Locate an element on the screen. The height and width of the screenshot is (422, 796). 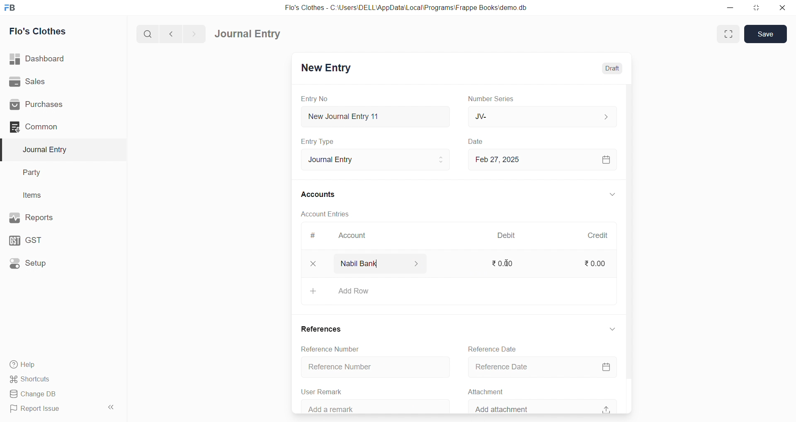
Flo's Clothes is located at coordinates (42, 31).